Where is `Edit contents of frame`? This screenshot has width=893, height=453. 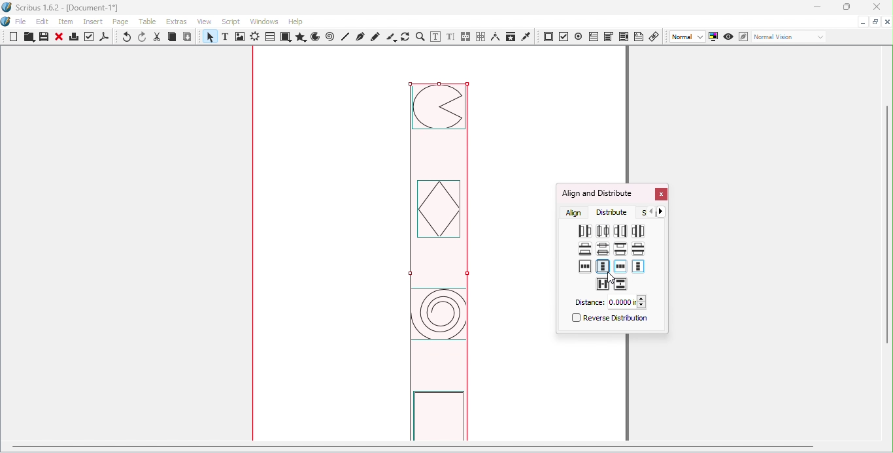
Edit contents of frame is located at coordinates (435, 37).